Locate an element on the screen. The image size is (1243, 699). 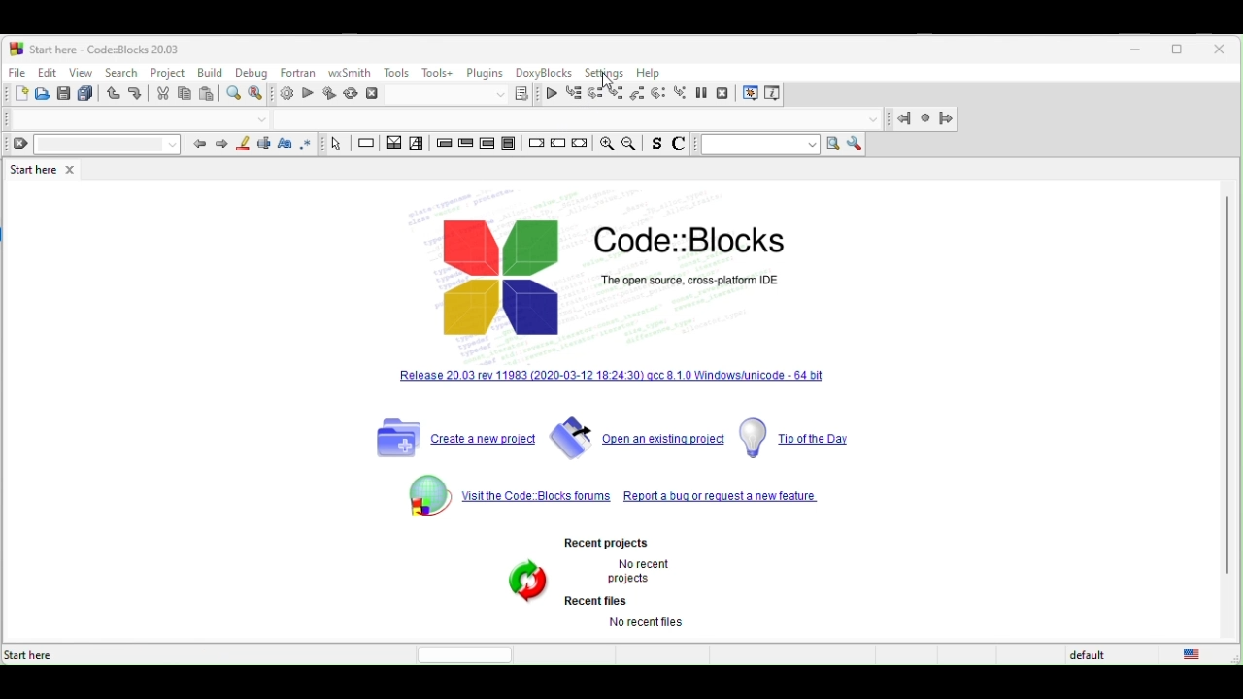
save everything is located at coordinates (87, 94).